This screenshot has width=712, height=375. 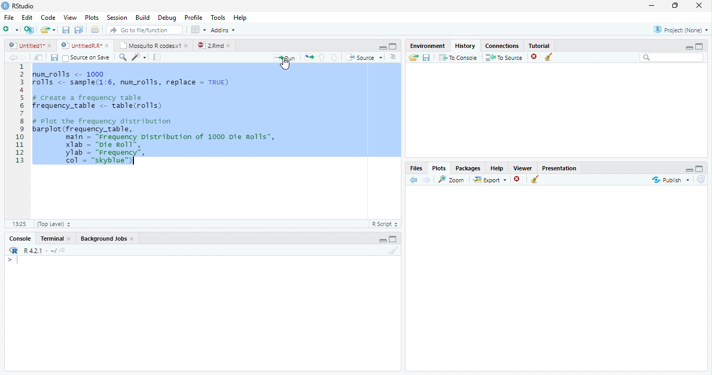 I want to click on File, so click(x=9, y=16).